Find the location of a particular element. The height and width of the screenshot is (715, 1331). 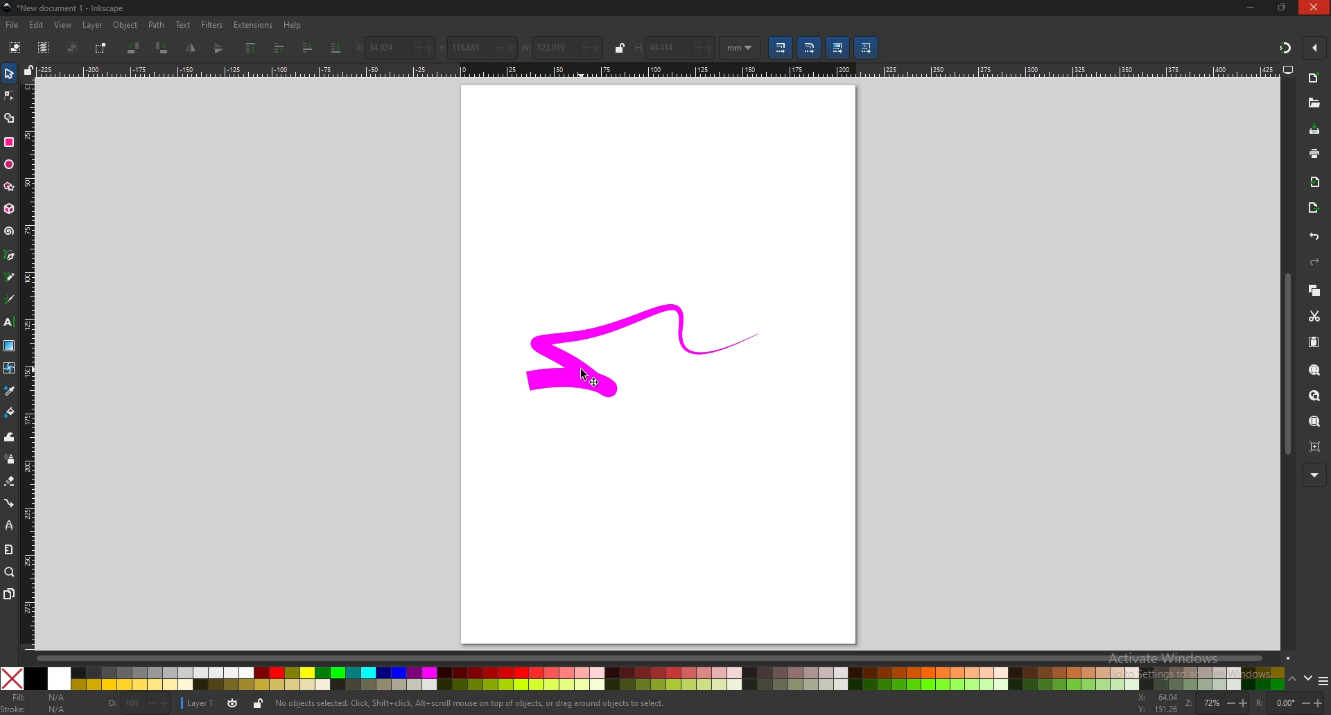

eraser is located at coordinates (10, 482).